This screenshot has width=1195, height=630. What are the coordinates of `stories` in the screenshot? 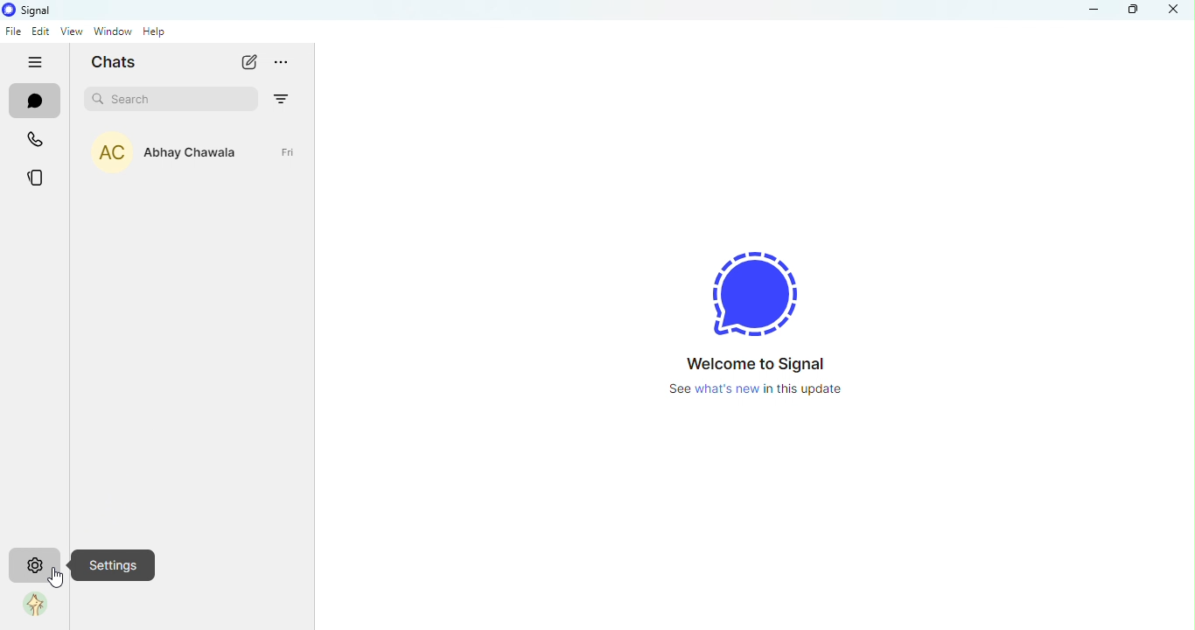 It's located at (36, 177).